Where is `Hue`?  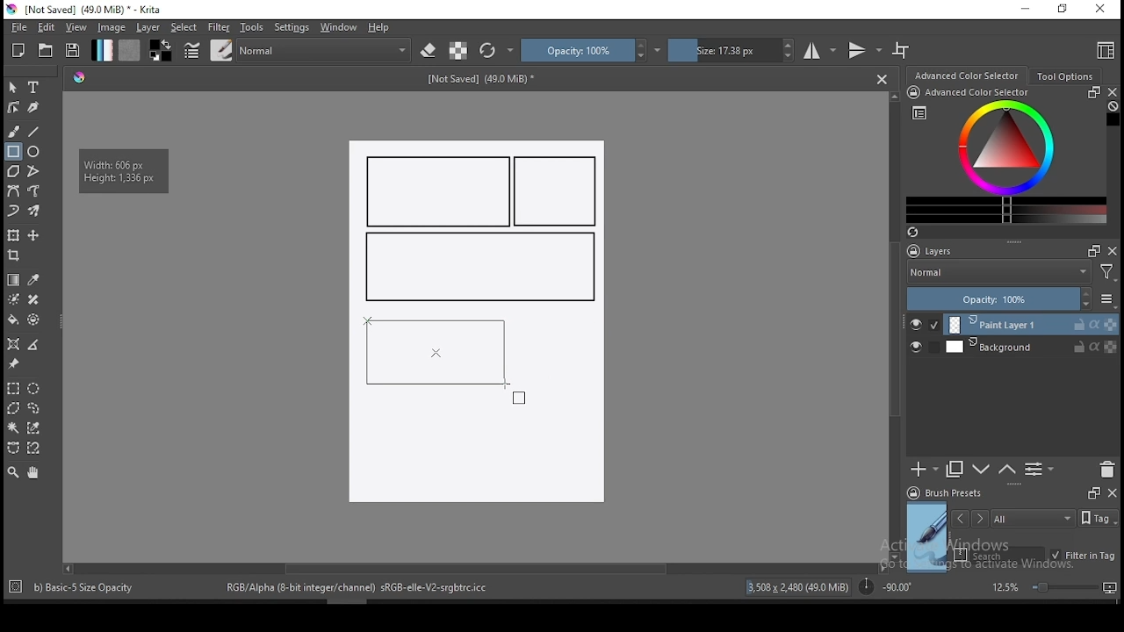
Hue is located at coordinates (79, 77).